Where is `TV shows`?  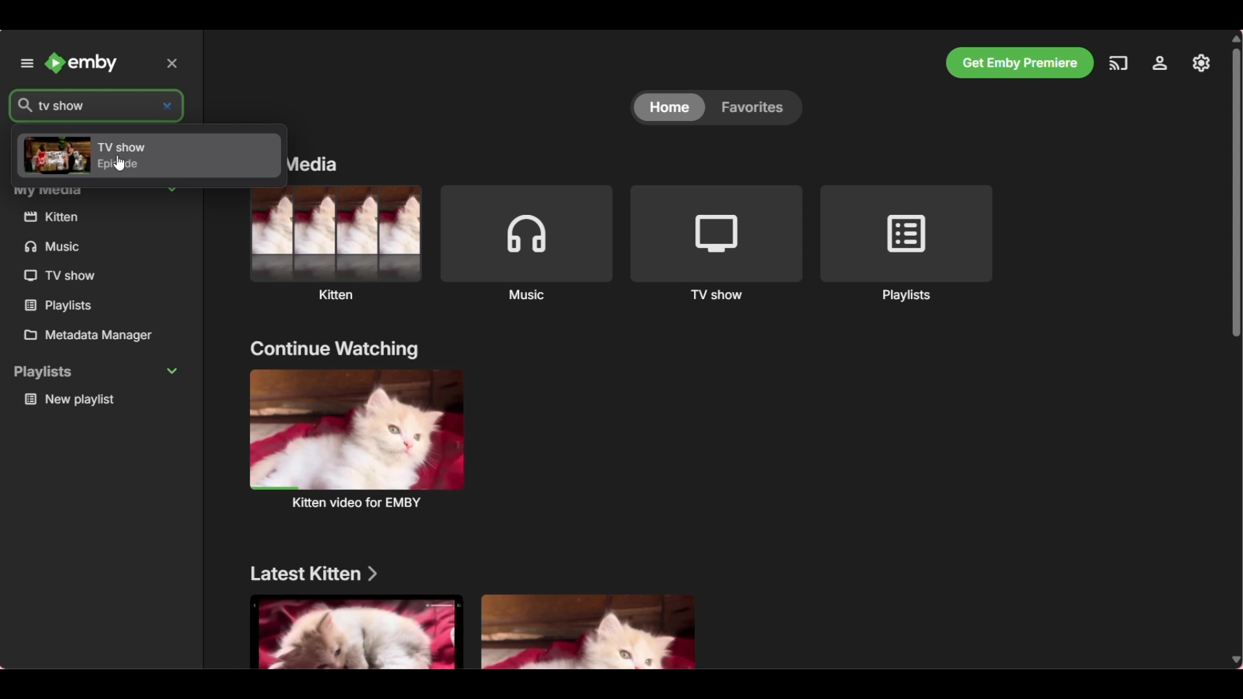
TV shows is located at coordinates (715, 242).